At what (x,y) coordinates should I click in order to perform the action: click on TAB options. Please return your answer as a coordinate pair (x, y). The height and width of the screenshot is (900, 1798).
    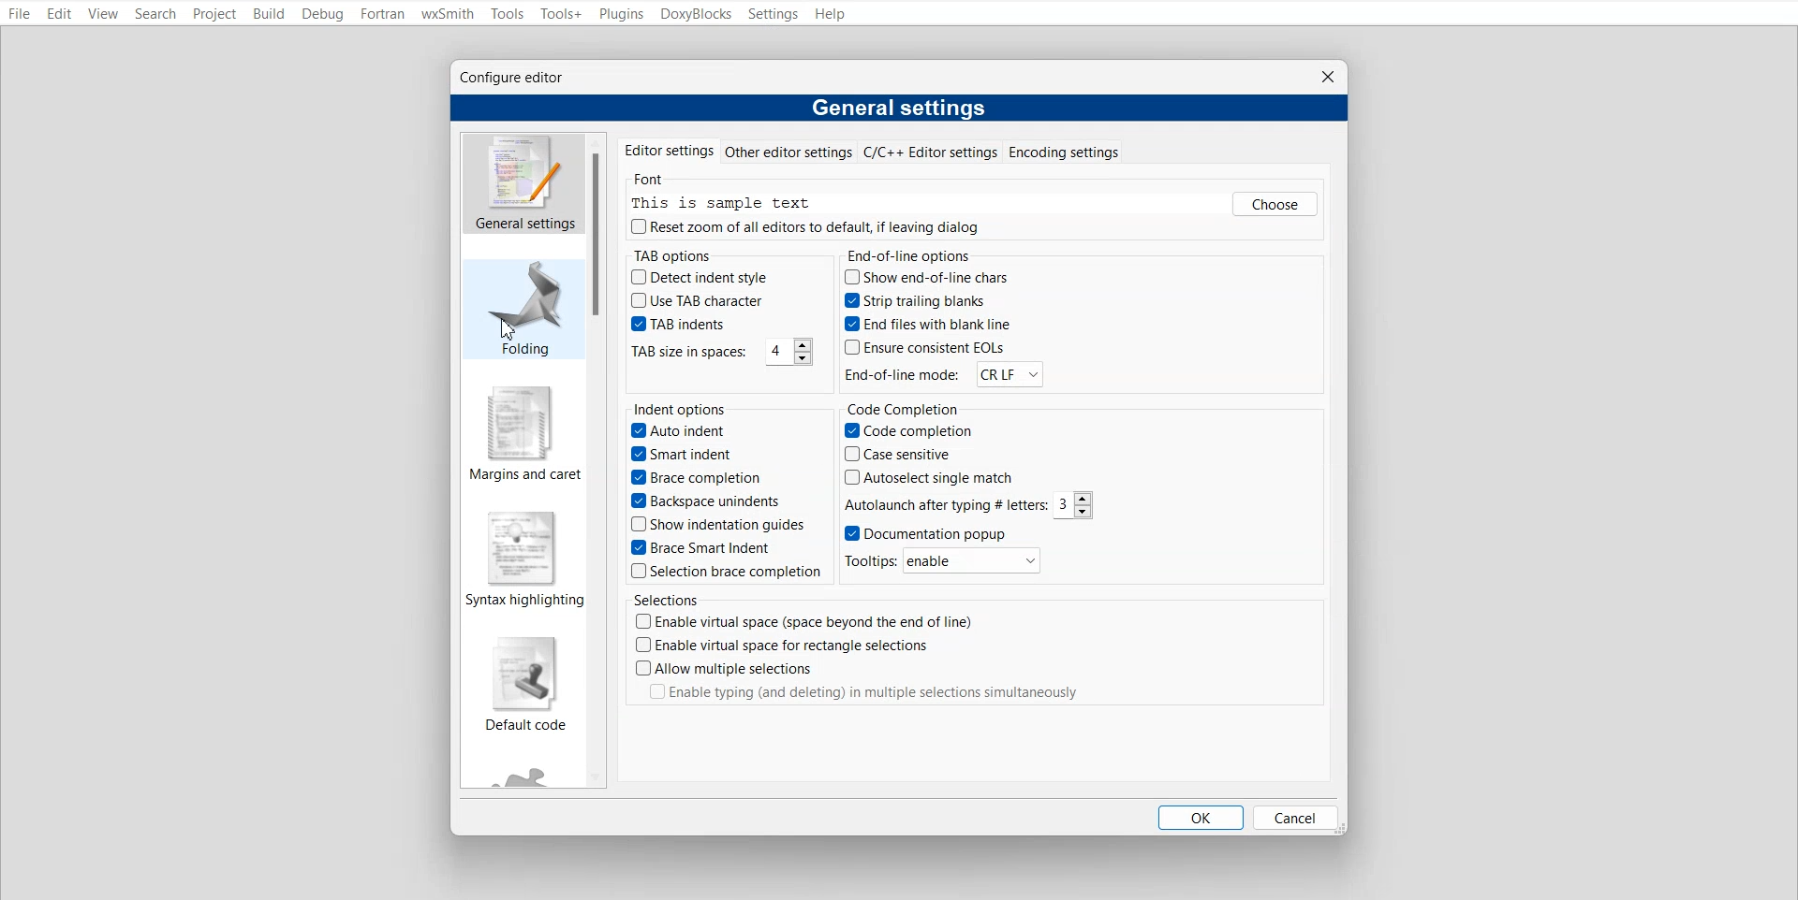
    Looking at the image, I should click on (670, 254).